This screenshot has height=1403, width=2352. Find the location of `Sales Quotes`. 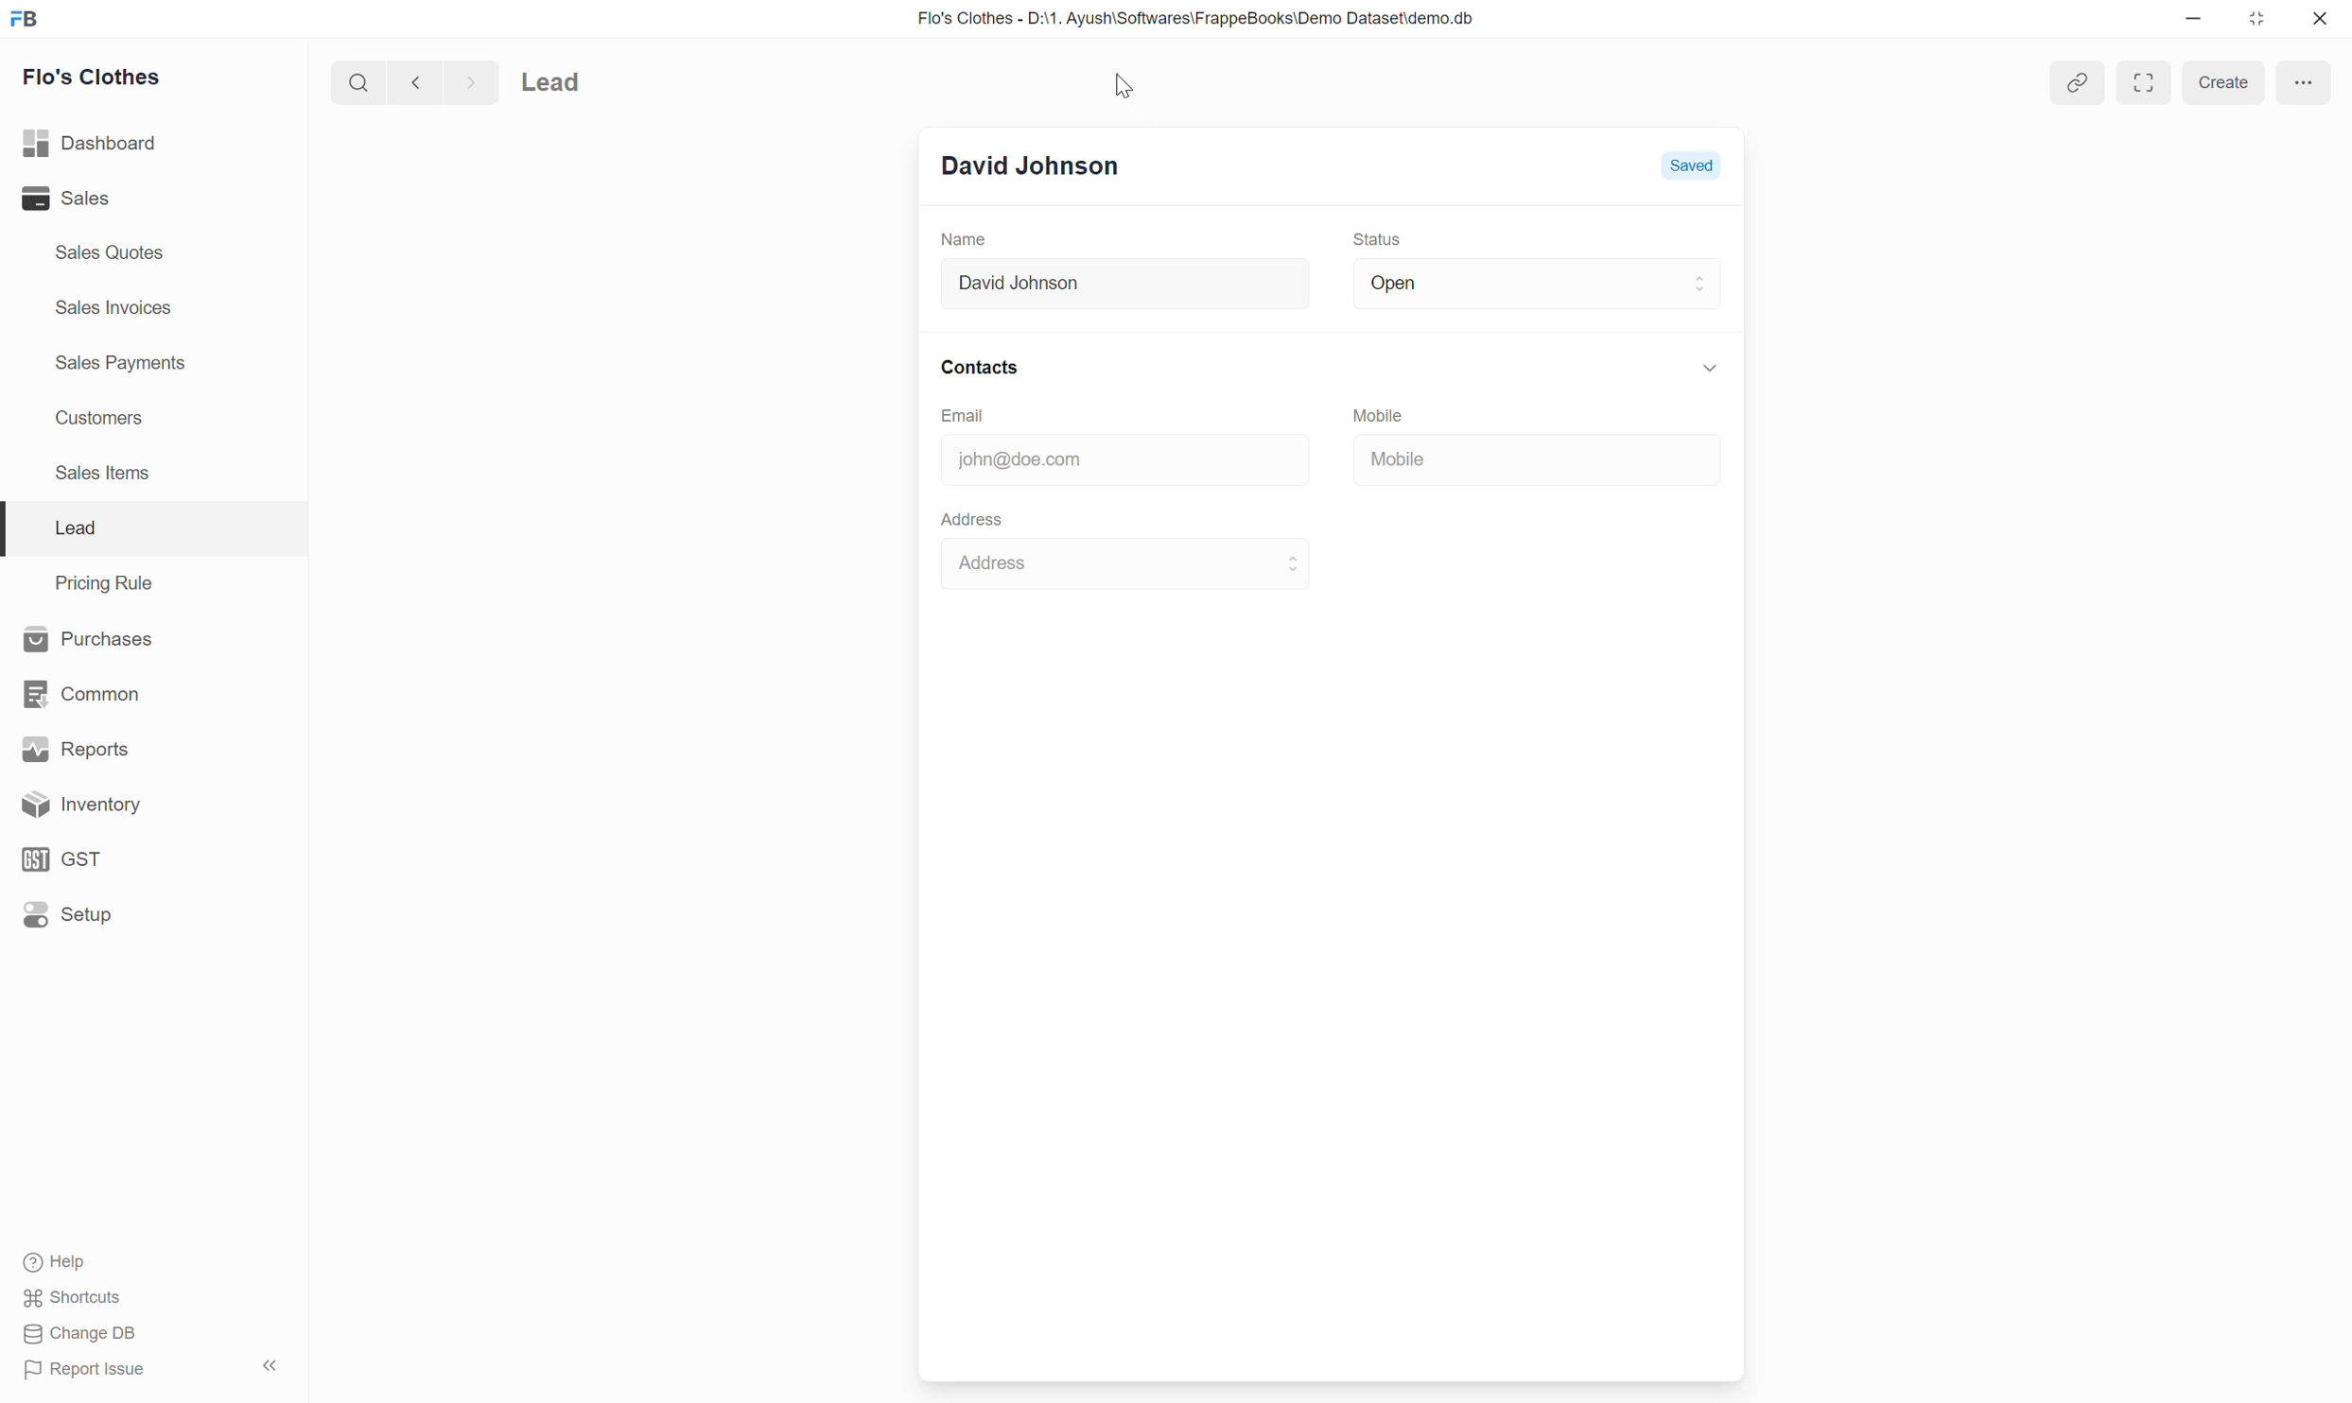

Sales Quotes is located at coordinates (113, 256).